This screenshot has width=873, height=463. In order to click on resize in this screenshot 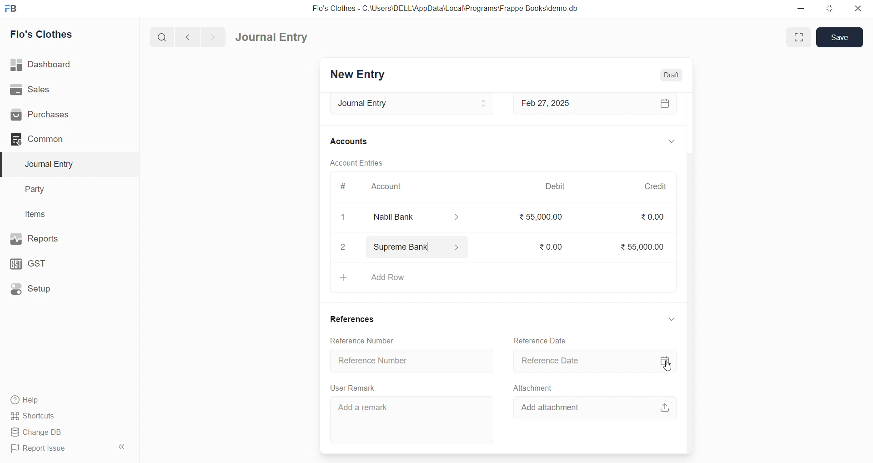, I will do `click(829, 8)`.